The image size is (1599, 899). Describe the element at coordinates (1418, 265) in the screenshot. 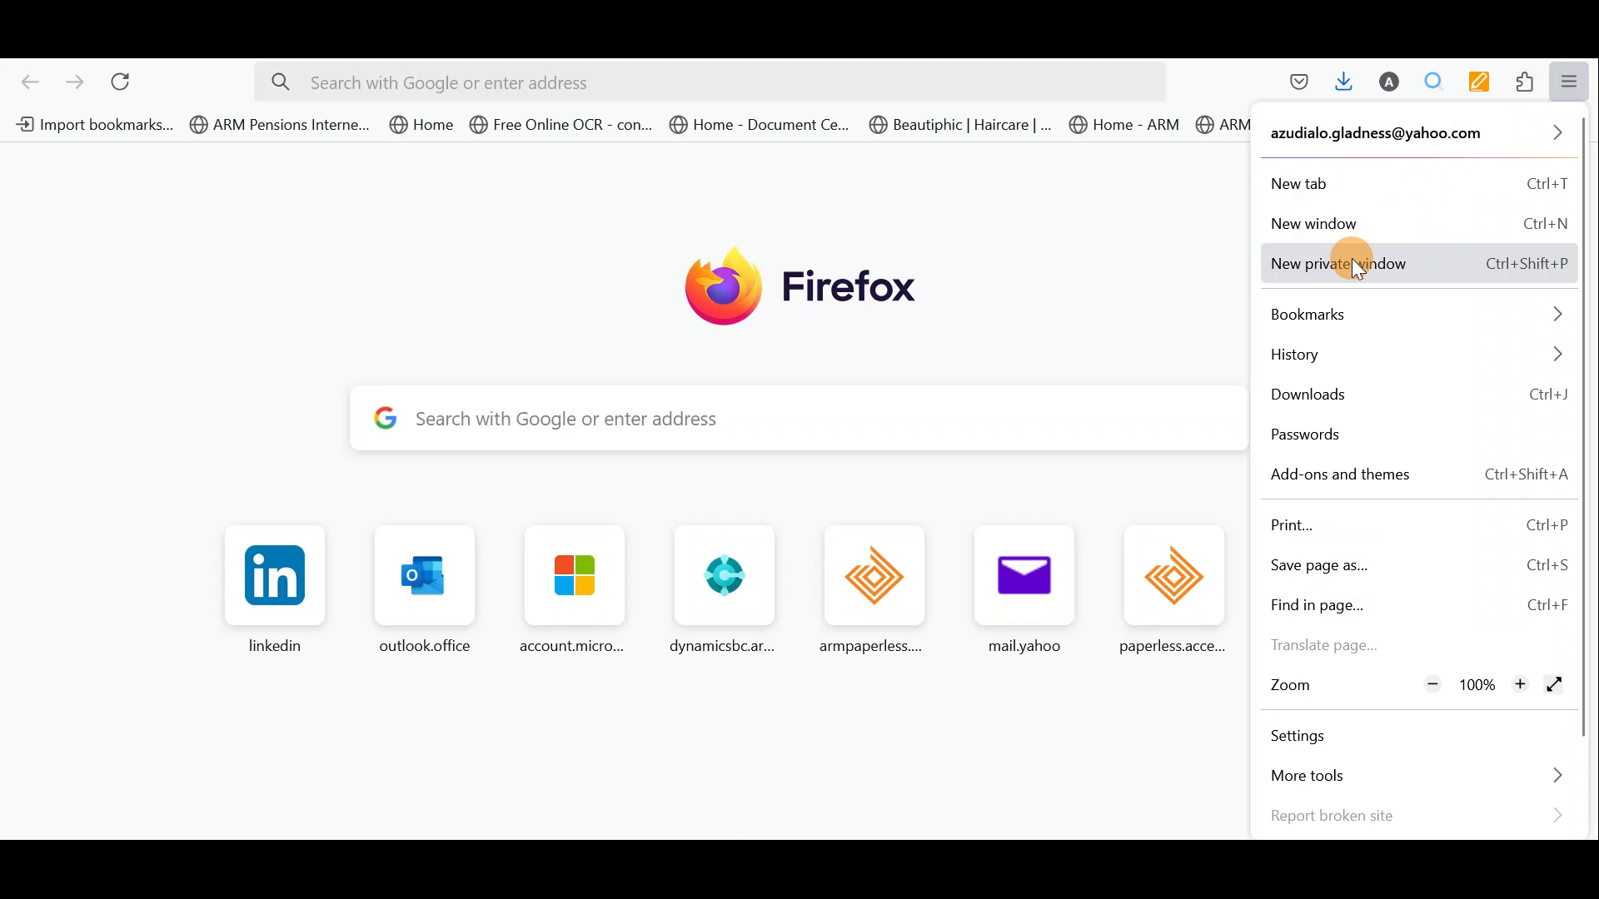

I see `New private window` at that location.